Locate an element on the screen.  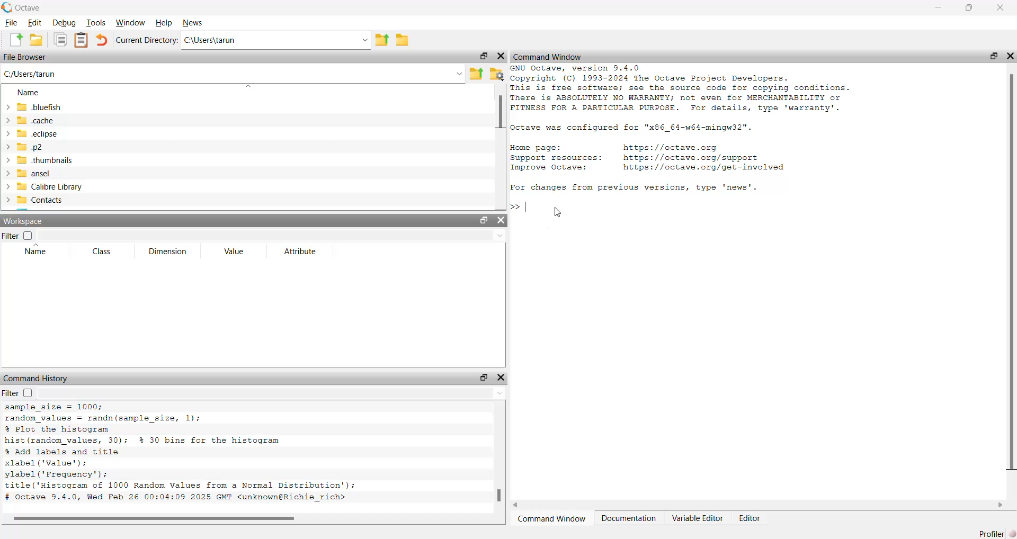
Improve Octave: is located at coordinates (549, 168).